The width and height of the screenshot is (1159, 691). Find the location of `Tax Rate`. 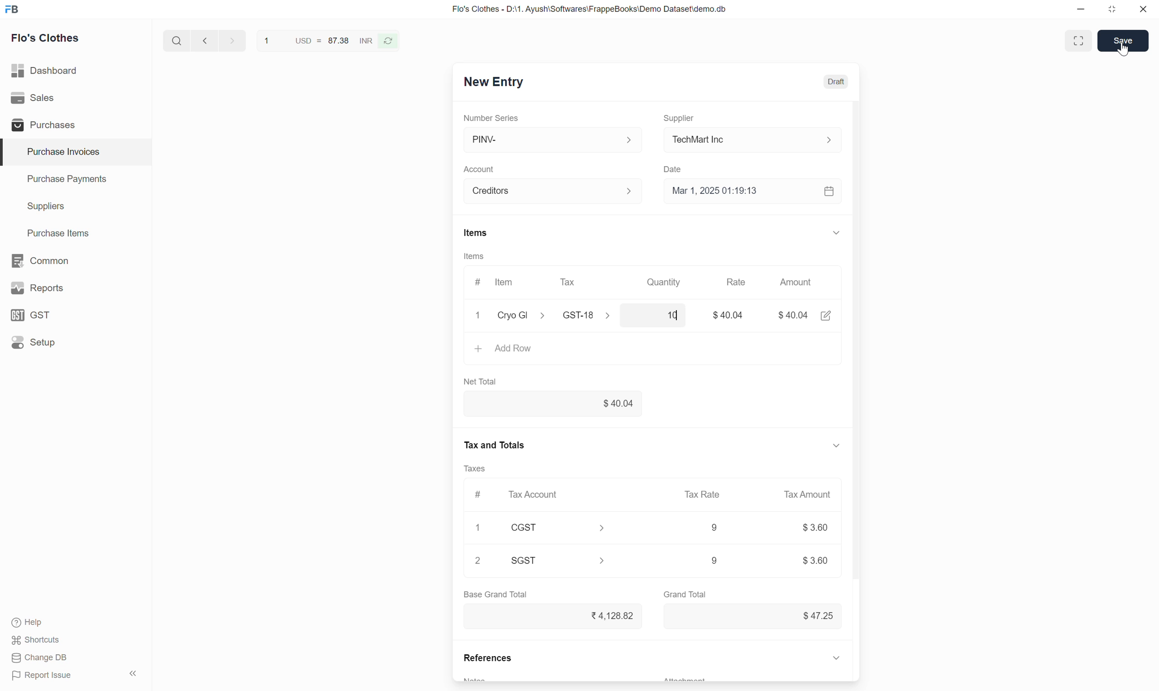

Tax Rate is located at coordinates (704, 494).